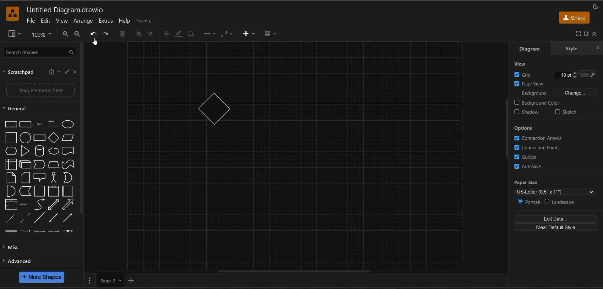 This screenshot has height=289, width=603. I want to click on Triangle, so click(25, 151).